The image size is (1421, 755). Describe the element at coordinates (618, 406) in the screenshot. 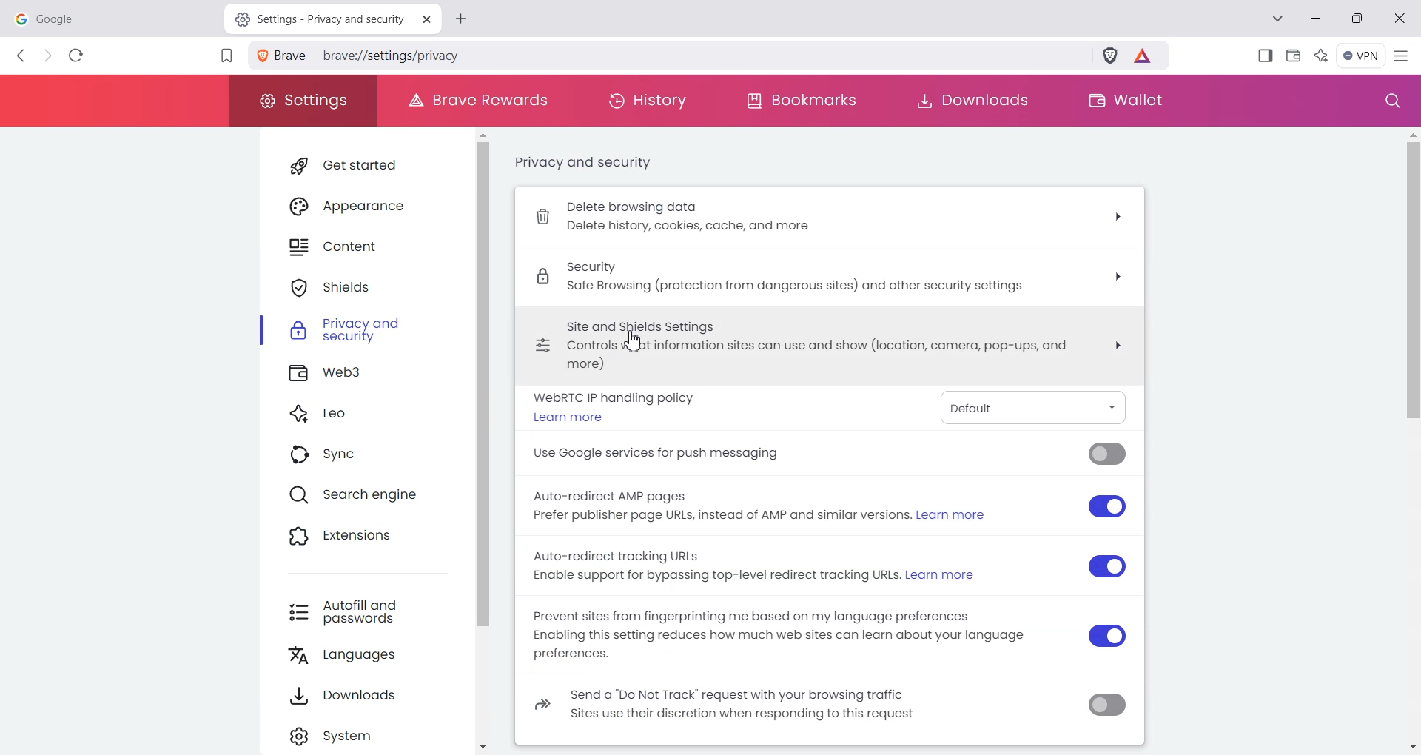

I see `WeDbRTC IP handling policy. Learn more` at that location.